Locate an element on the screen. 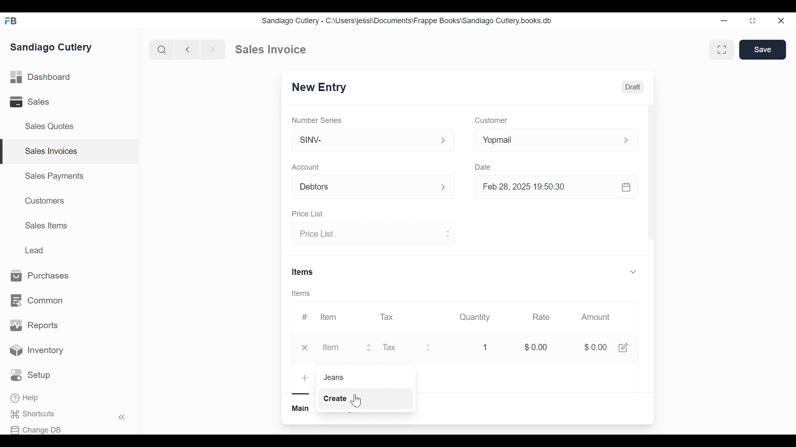 The height and width of the screenshot is (447, 796). 1  is located at coordinates (485, 347).